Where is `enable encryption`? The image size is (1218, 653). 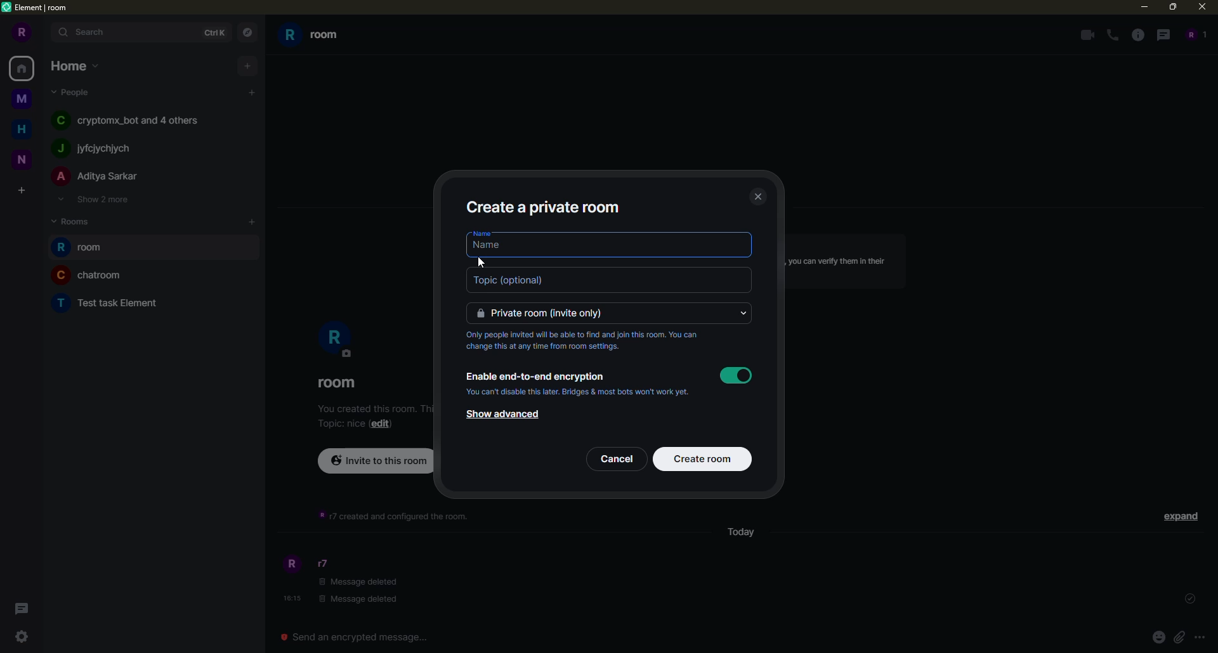 enable encryption is located at coordinates (538, 375).